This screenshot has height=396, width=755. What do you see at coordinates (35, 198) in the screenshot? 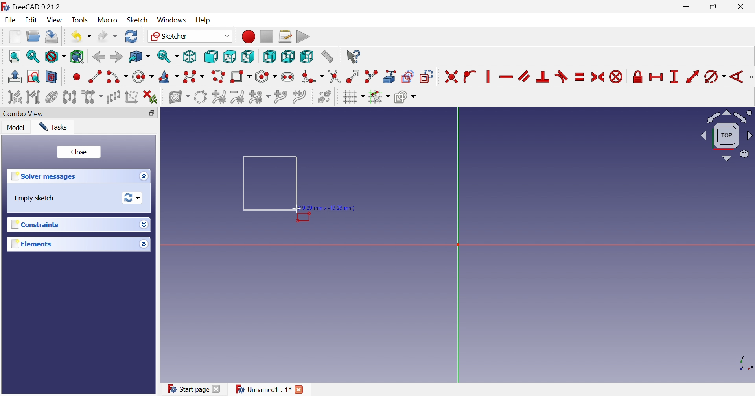
I see `Empty sketch` at bounding box center [35, 198].